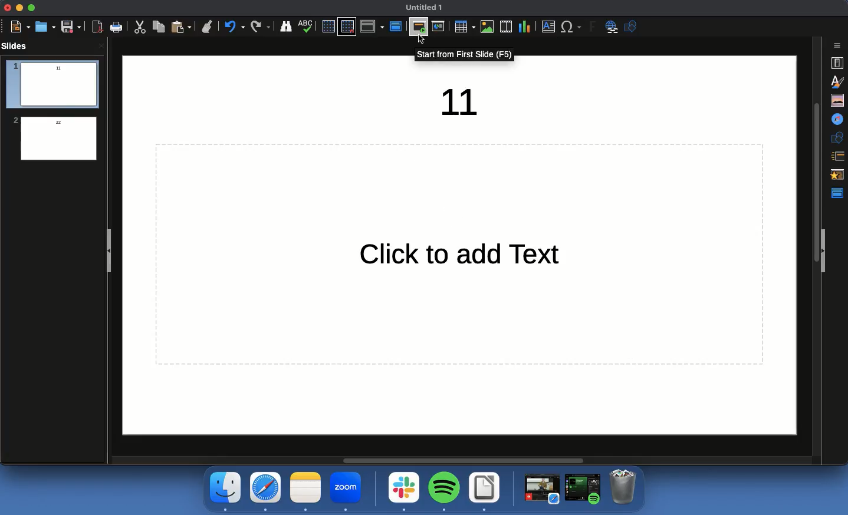  I want to click on Undo, so click(259, 27).